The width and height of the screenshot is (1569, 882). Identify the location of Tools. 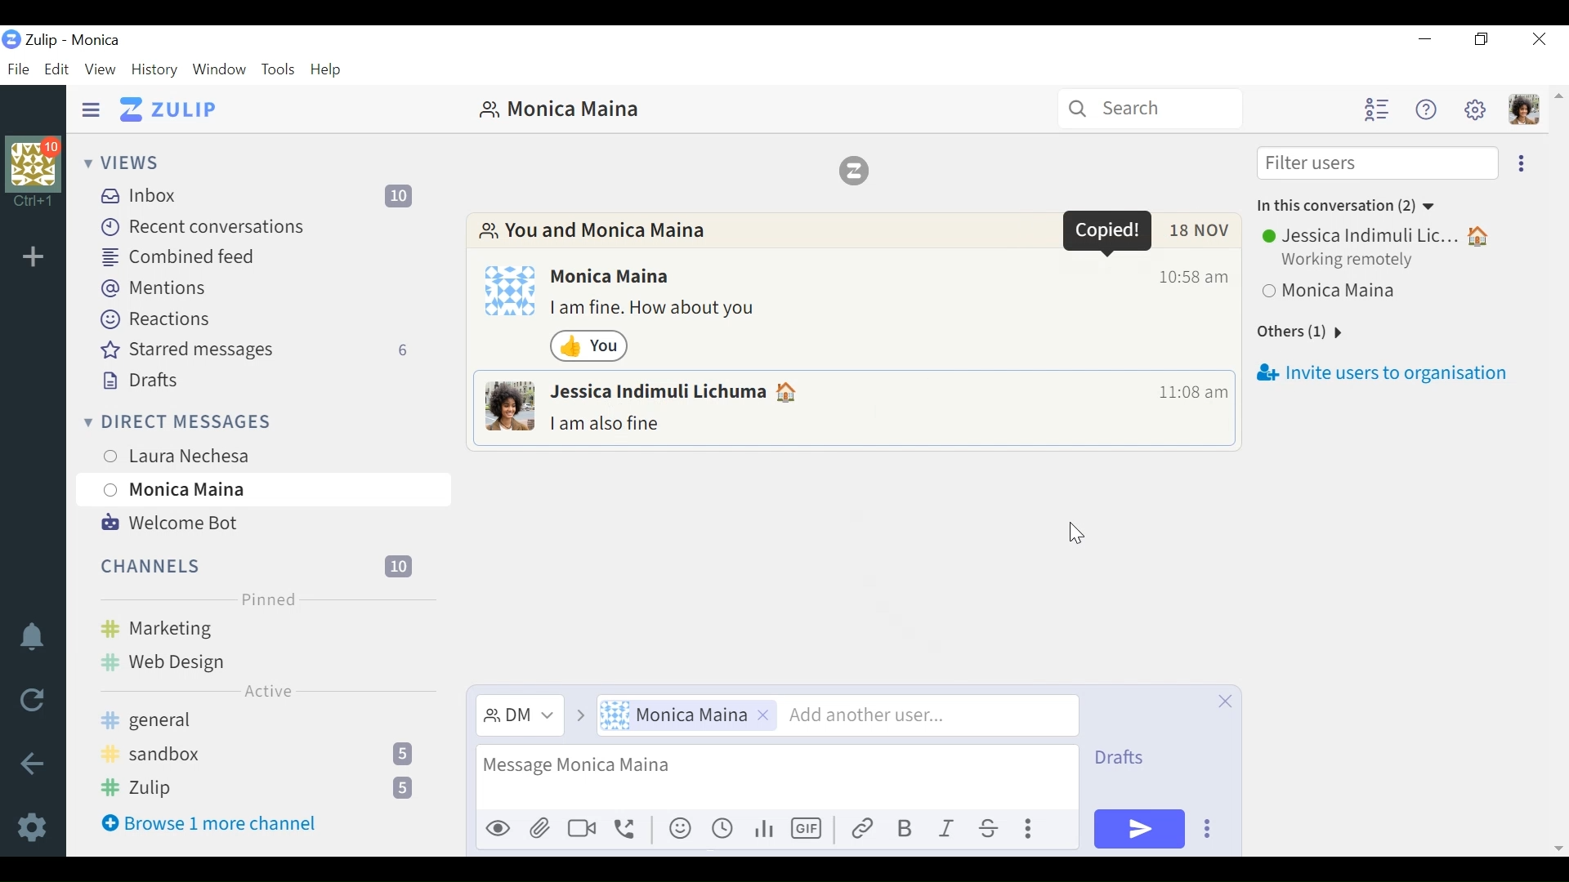
(280, 70).